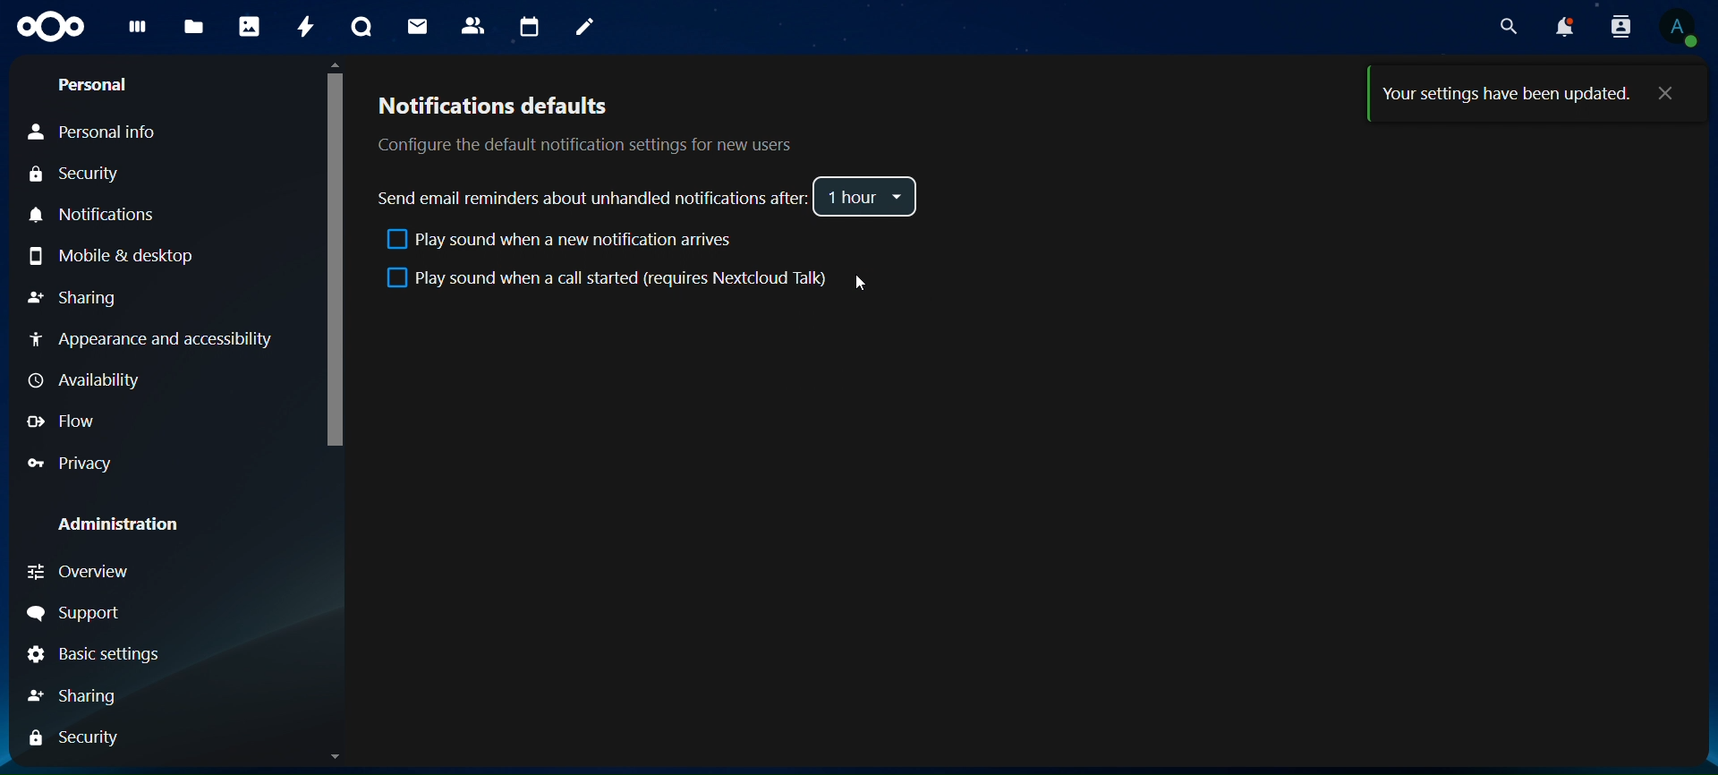 The image size is (1718, 775). Describe the element at coordinates (100, 215) in the screenshot. I see `Notifications` at that location.